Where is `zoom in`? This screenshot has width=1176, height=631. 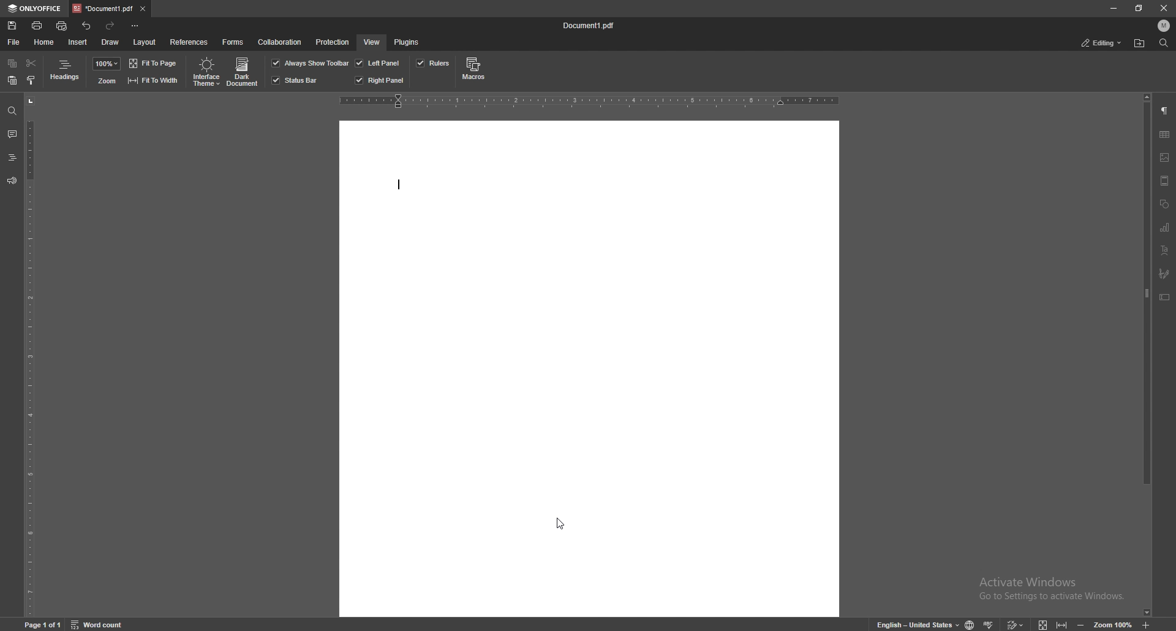
zoom in is located at coordinates (1147, 625).